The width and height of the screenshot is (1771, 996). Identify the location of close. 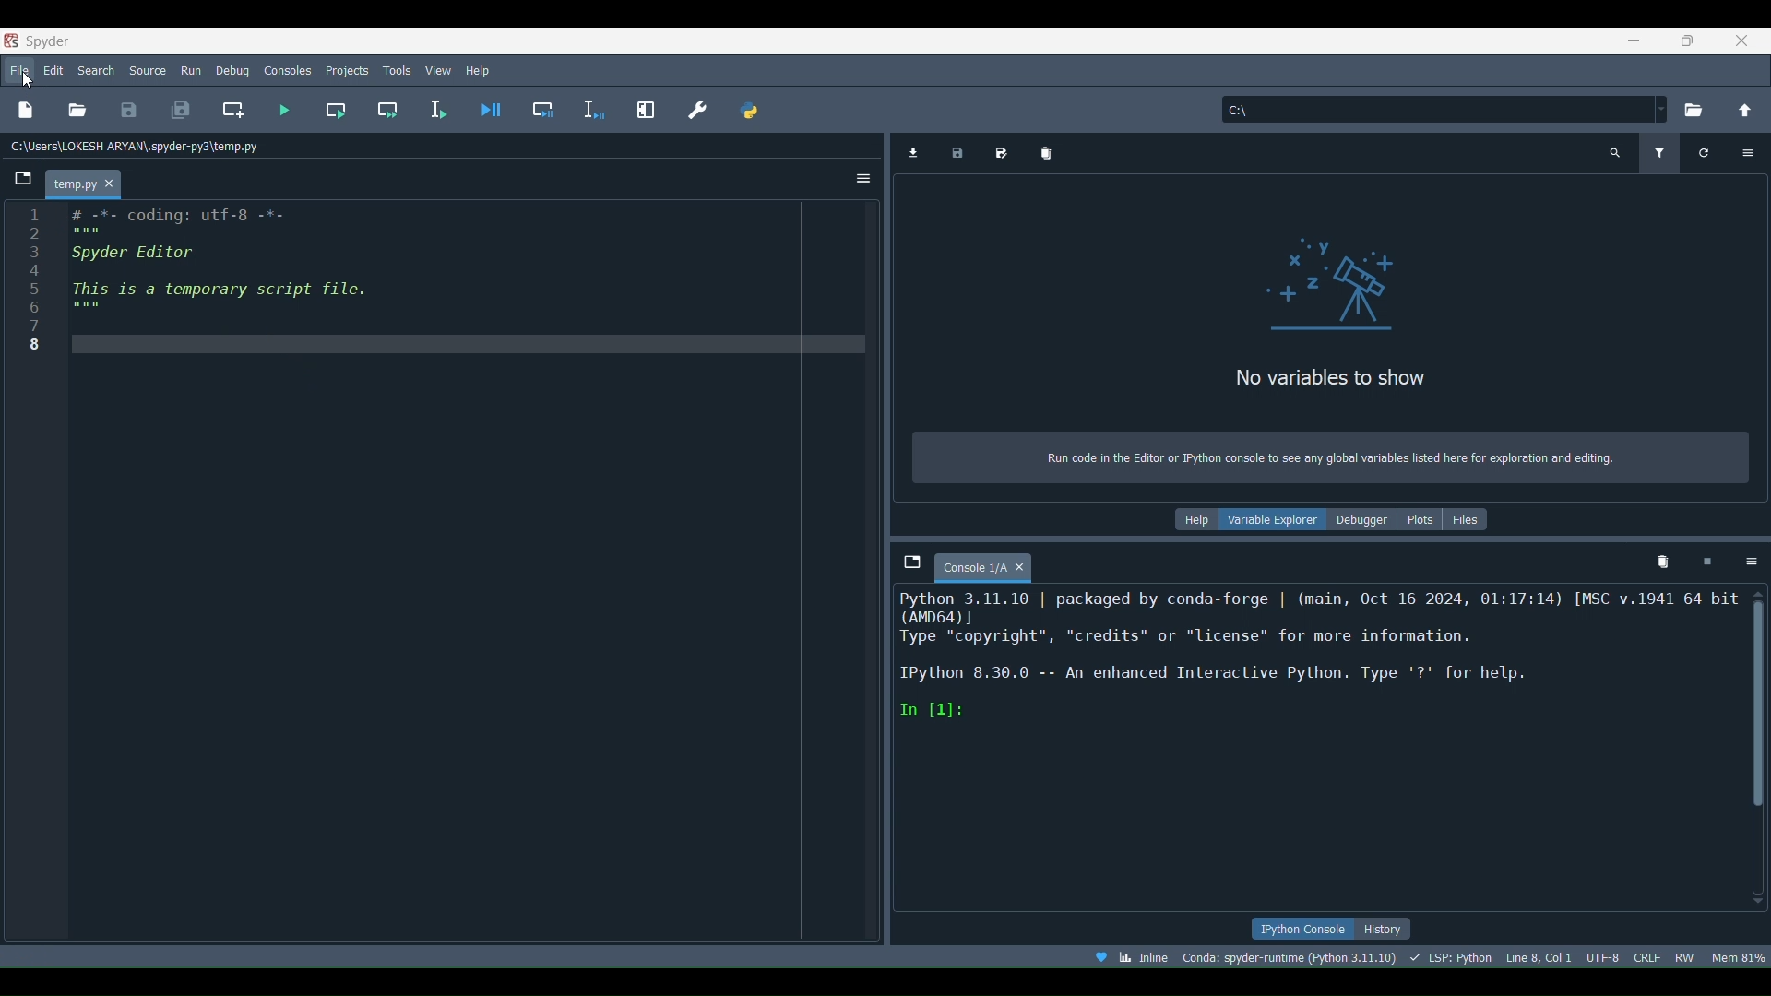
(1741, 41).